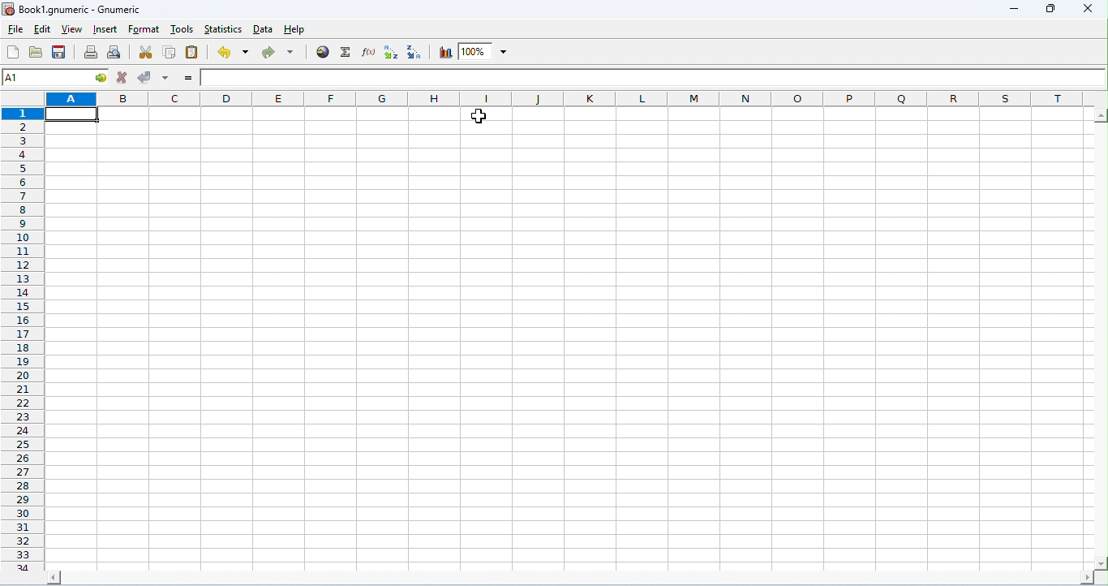 This screenshot has height=586, width=1108. Describe the element at coordinates (264, 29) in the screenshot. I see `data` at that location.